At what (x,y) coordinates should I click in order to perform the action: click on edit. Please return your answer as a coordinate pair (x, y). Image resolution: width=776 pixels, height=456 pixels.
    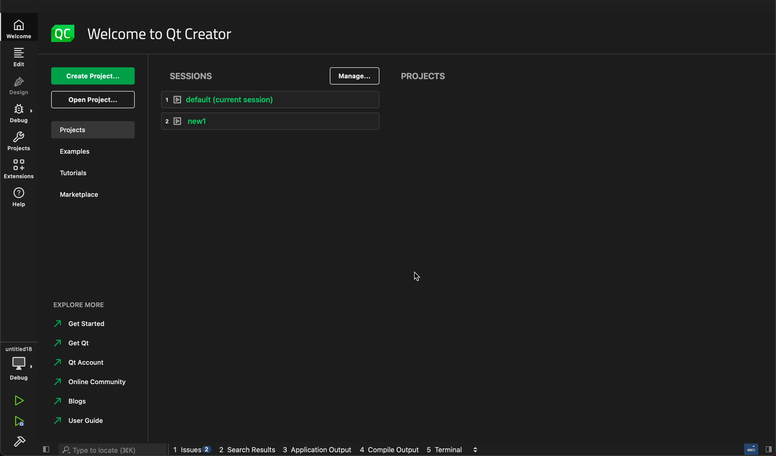
    Looking at the image, I should click on (20, 59).